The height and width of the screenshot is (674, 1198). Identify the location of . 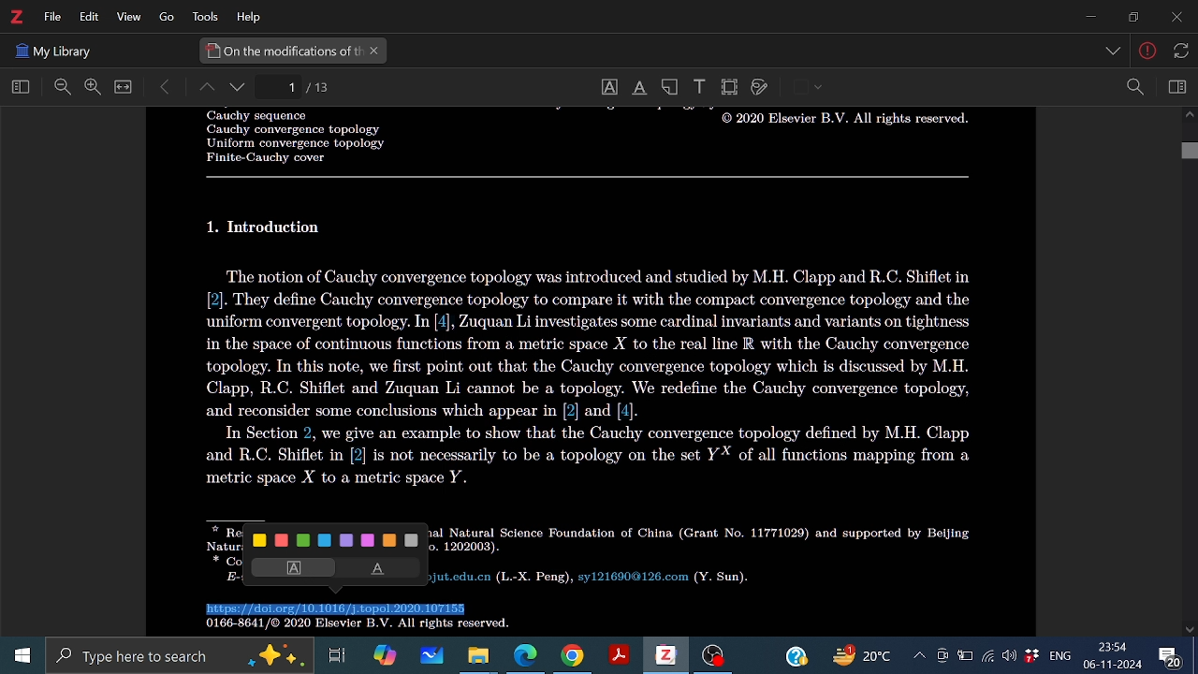
(840, 123).